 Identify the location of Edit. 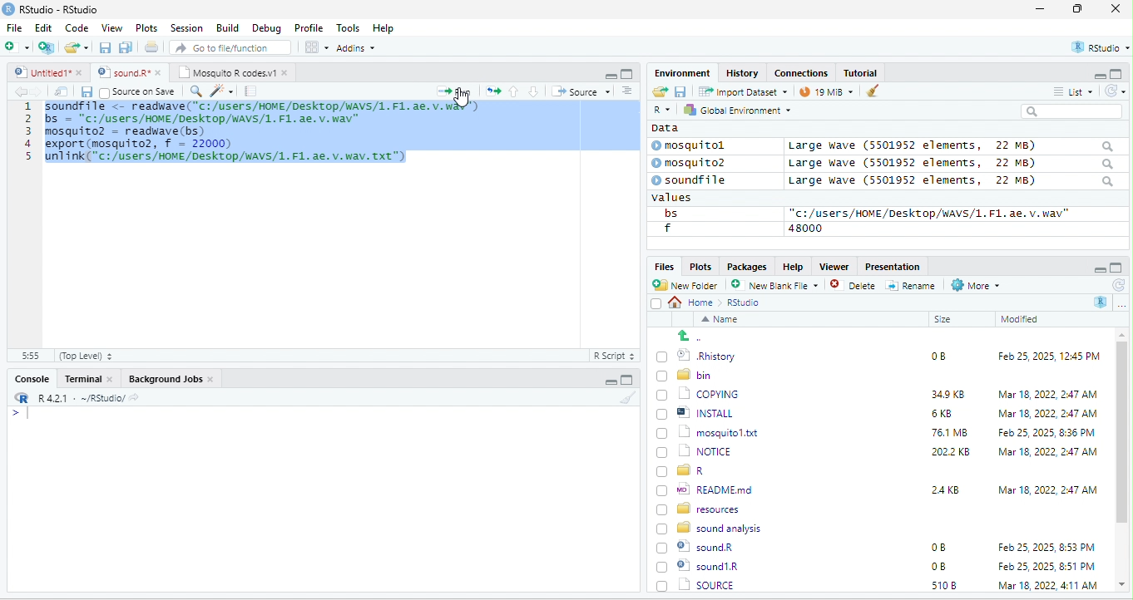
(45, 27).